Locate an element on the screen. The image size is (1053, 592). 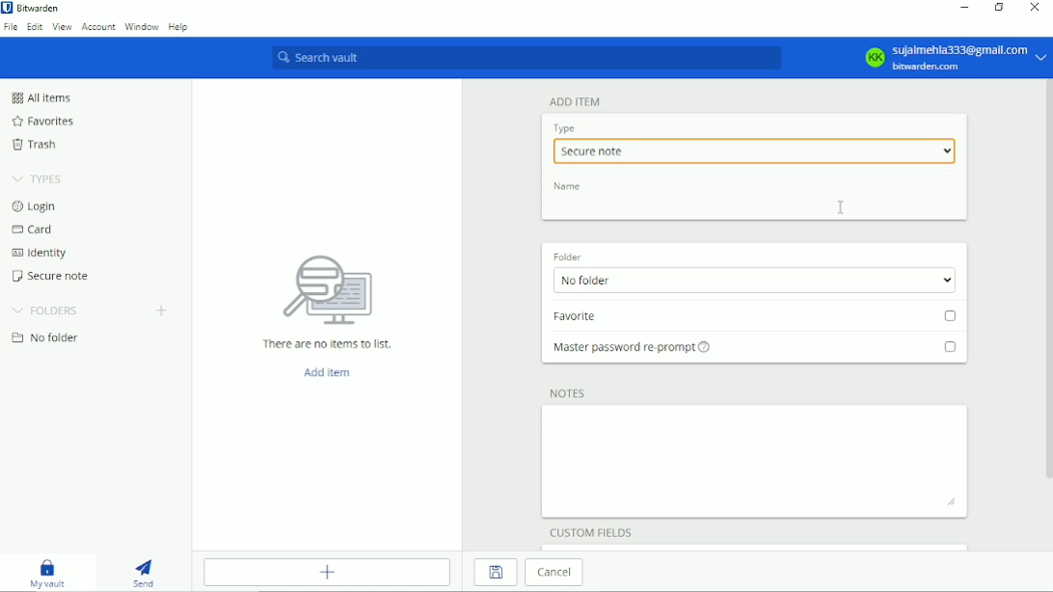
My vault is located at coordinates (47, 572).